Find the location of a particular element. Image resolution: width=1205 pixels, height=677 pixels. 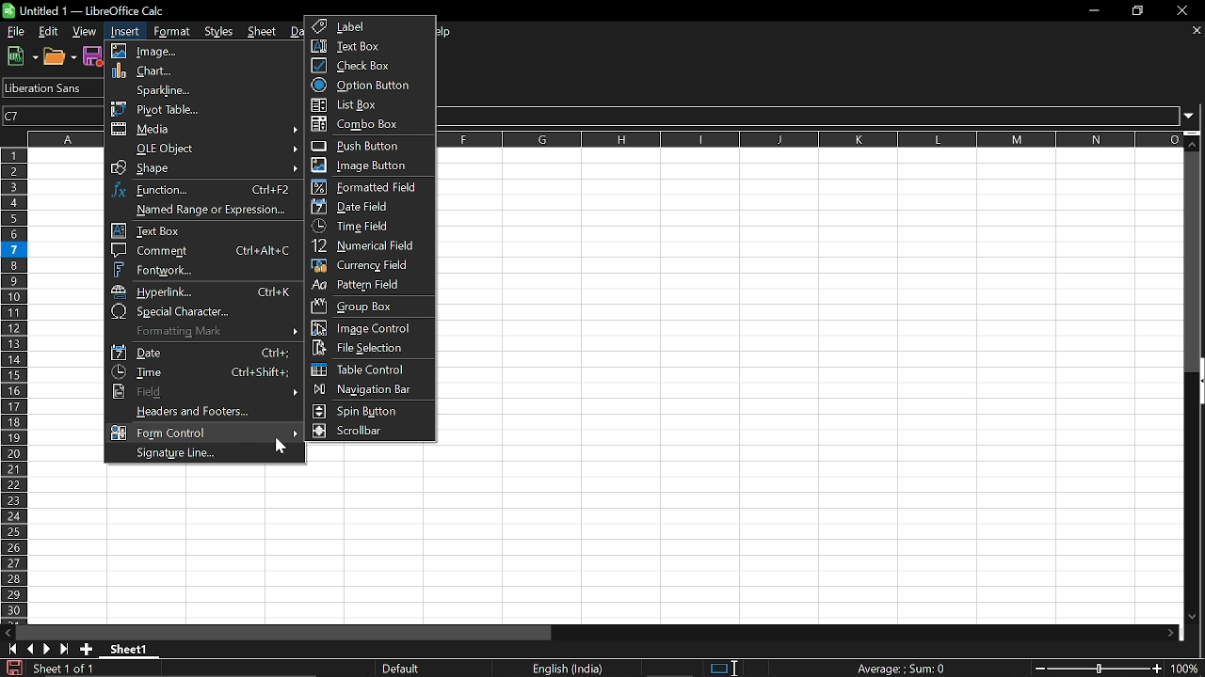

Time field is located at coordinates (364, 227).